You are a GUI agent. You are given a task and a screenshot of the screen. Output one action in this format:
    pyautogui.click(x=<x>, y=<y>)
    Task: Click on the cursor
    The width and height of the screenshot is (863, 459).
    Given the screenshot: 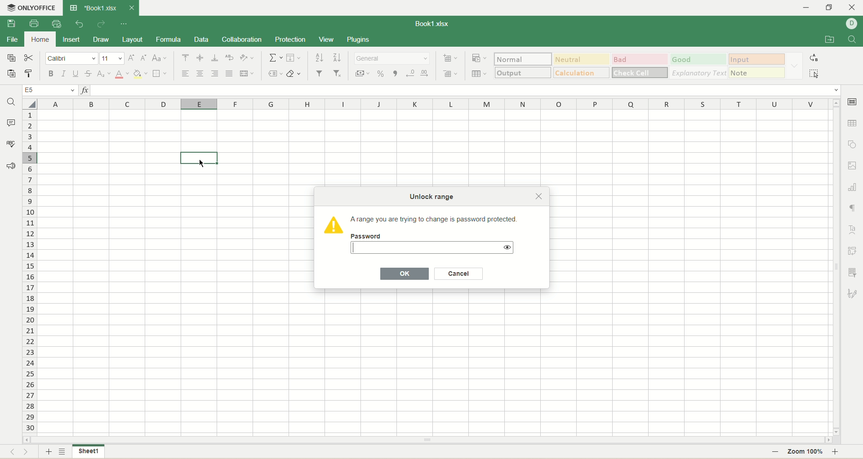 What is the action you would take?
    pyautogui.click(x=202, y=164)
    